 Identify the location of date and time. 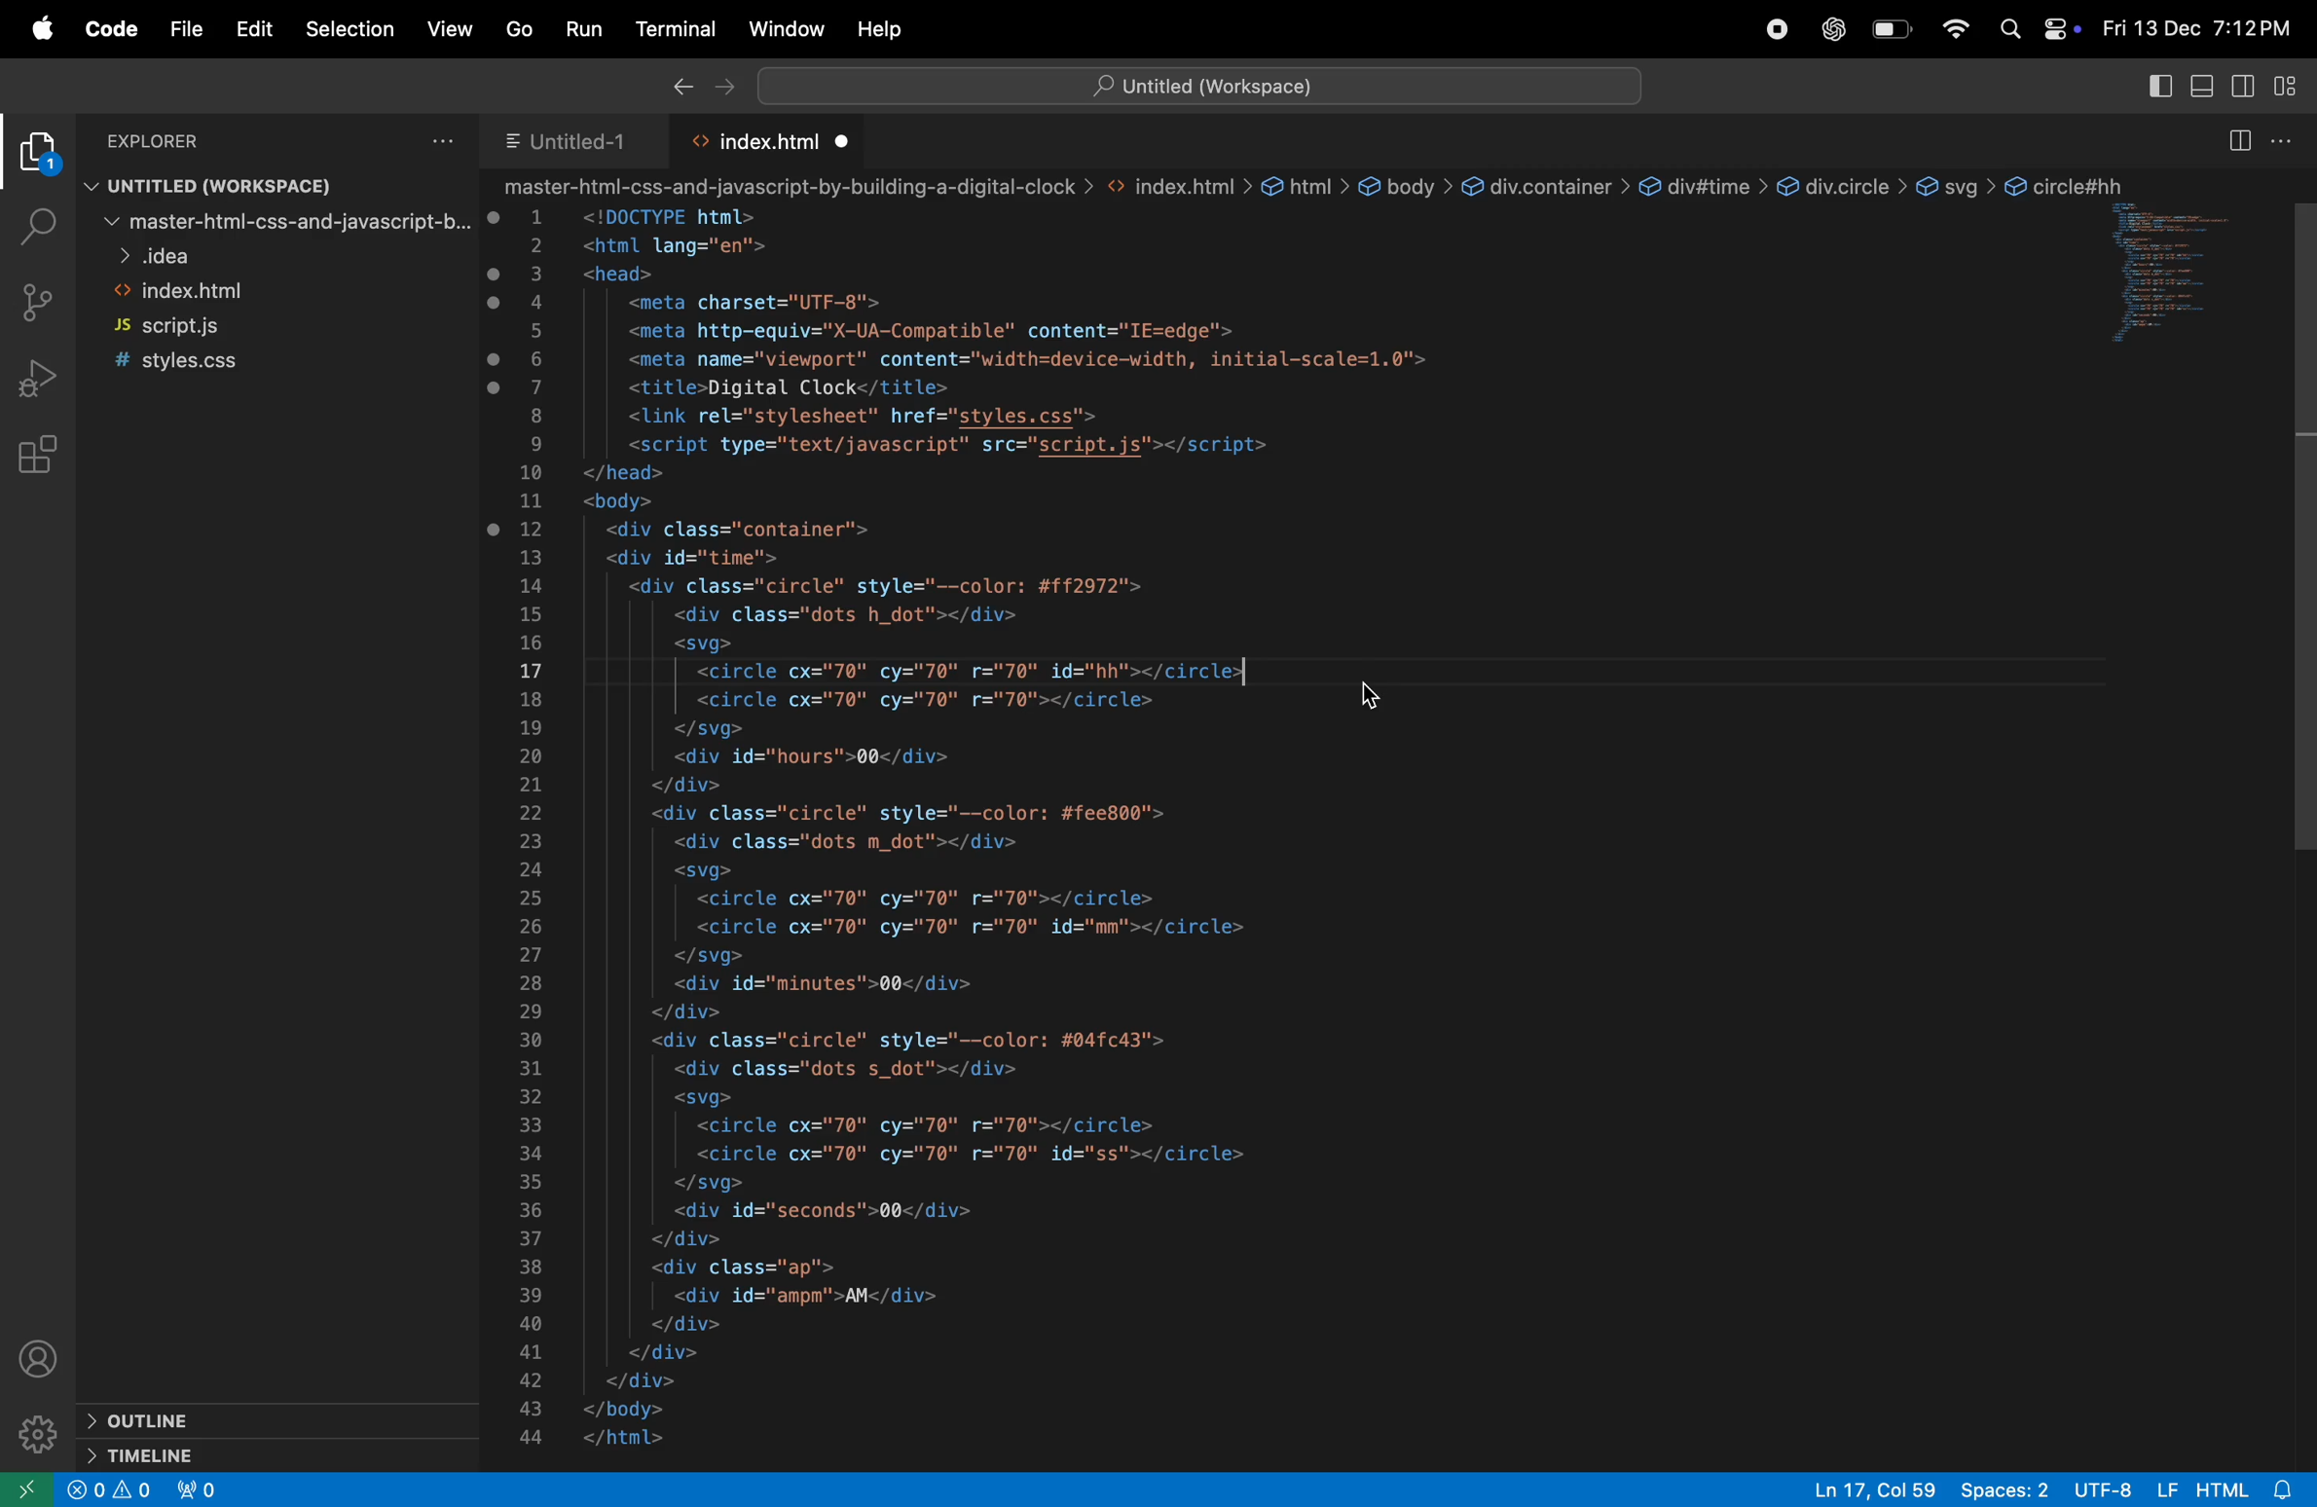
(2194, 30).